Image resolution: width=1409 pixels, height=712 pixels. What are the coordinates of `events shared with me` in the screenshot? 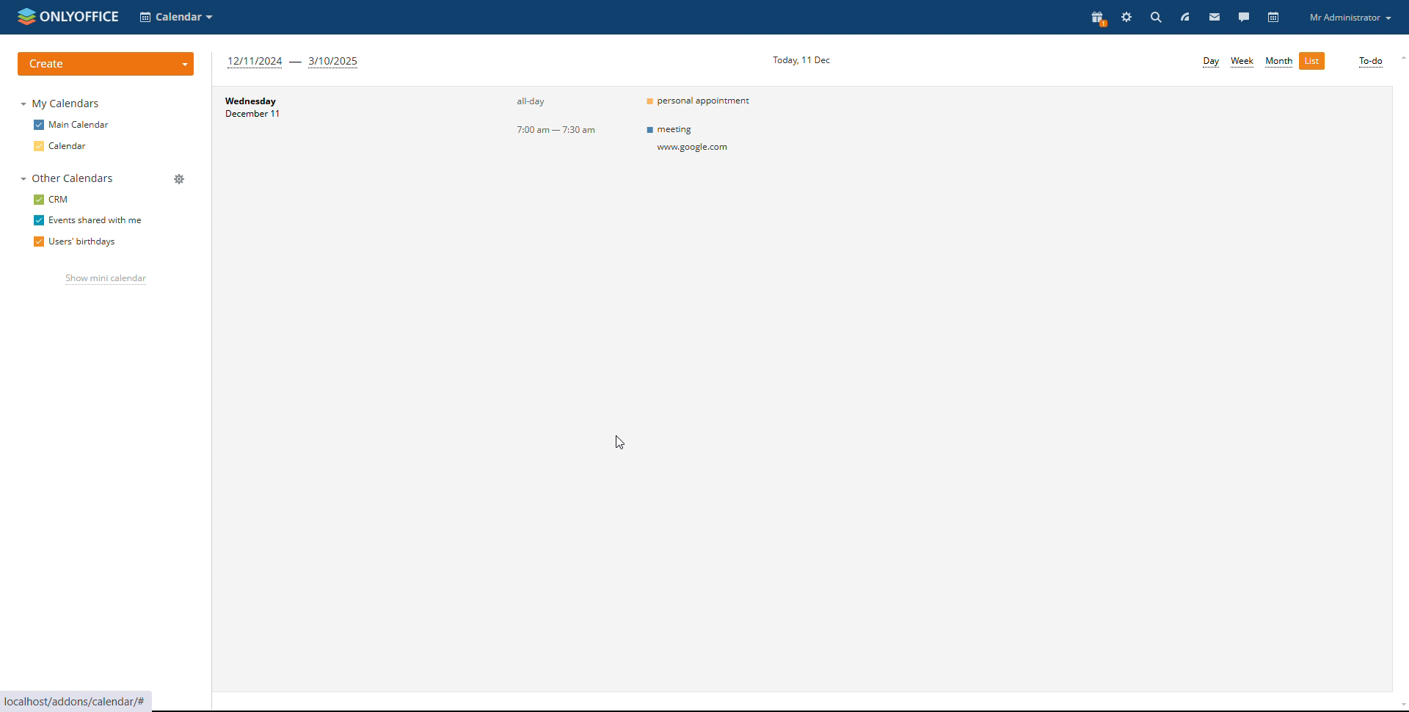 It's located at (87, 220).